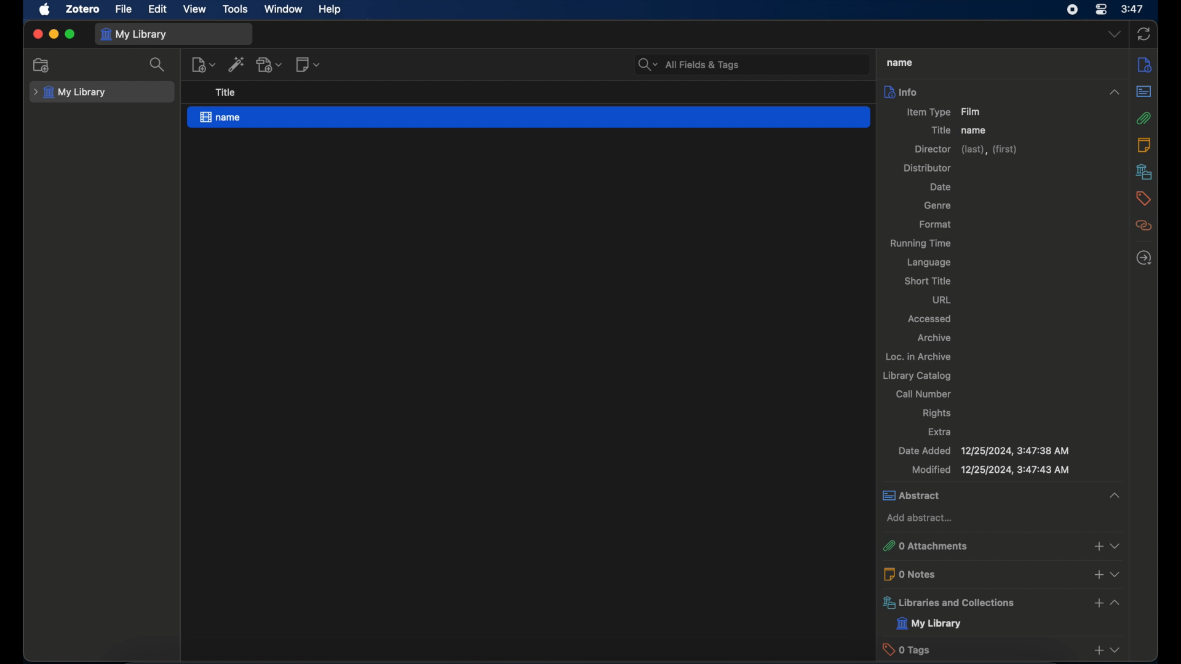 The width and height of the screenshot is (1181, 664). What do you see at coordinates (921, 243) in the screenshot?
I see `running time` at bounding box center [921, 243].